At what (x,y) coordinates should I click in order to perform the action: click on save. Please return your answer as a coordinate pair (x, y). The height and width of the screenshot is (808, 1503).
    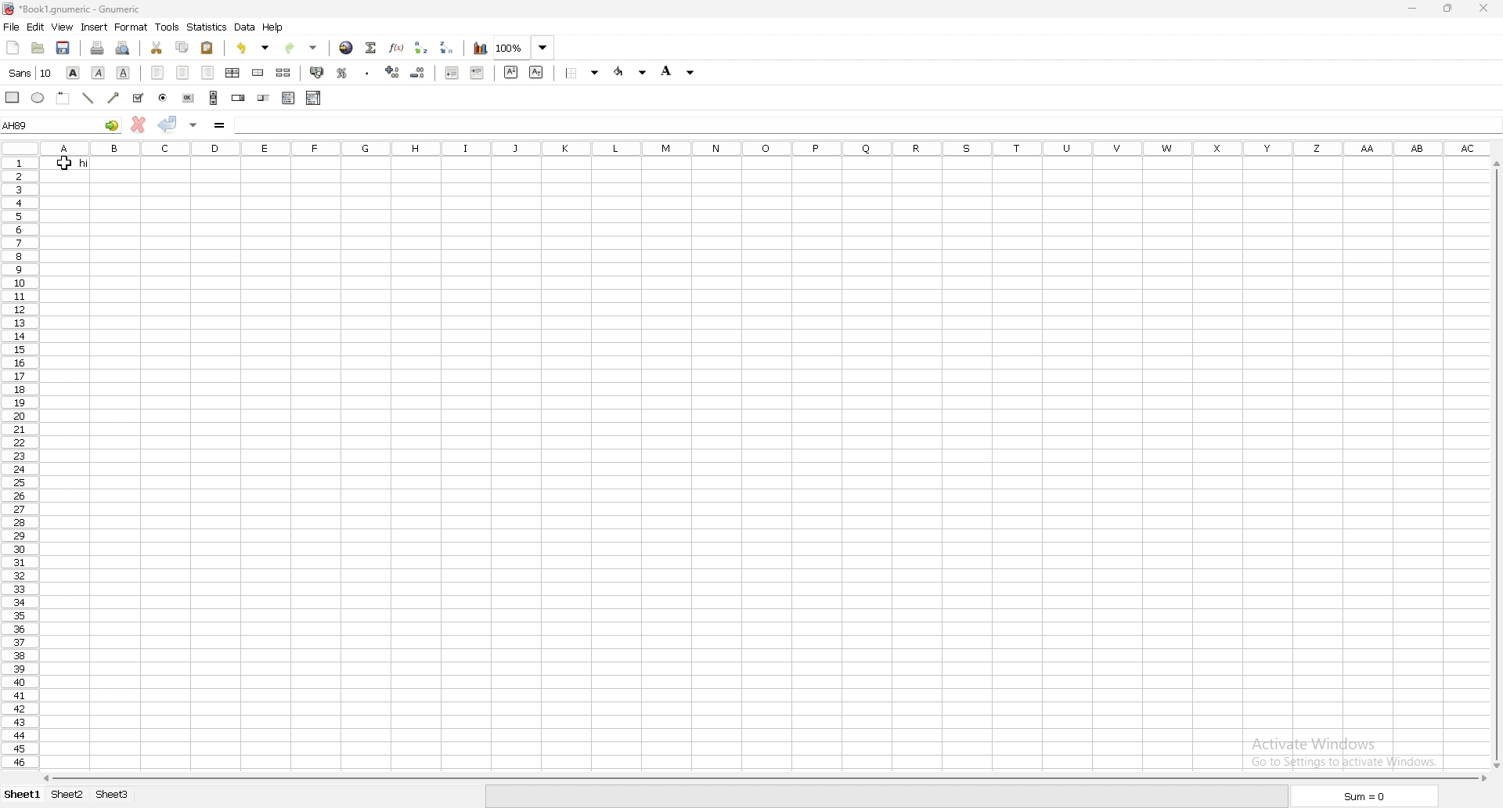
    Looking at the image, I should click on (63, 48).